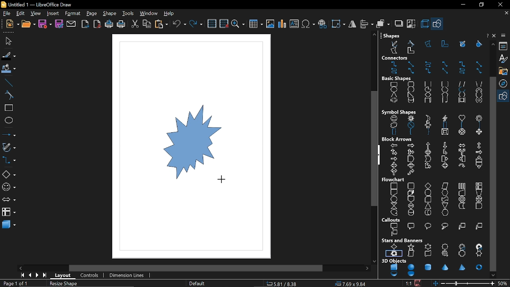 This screenshot has width=510, height=287. I want to click on Move left, so click(20, 268).